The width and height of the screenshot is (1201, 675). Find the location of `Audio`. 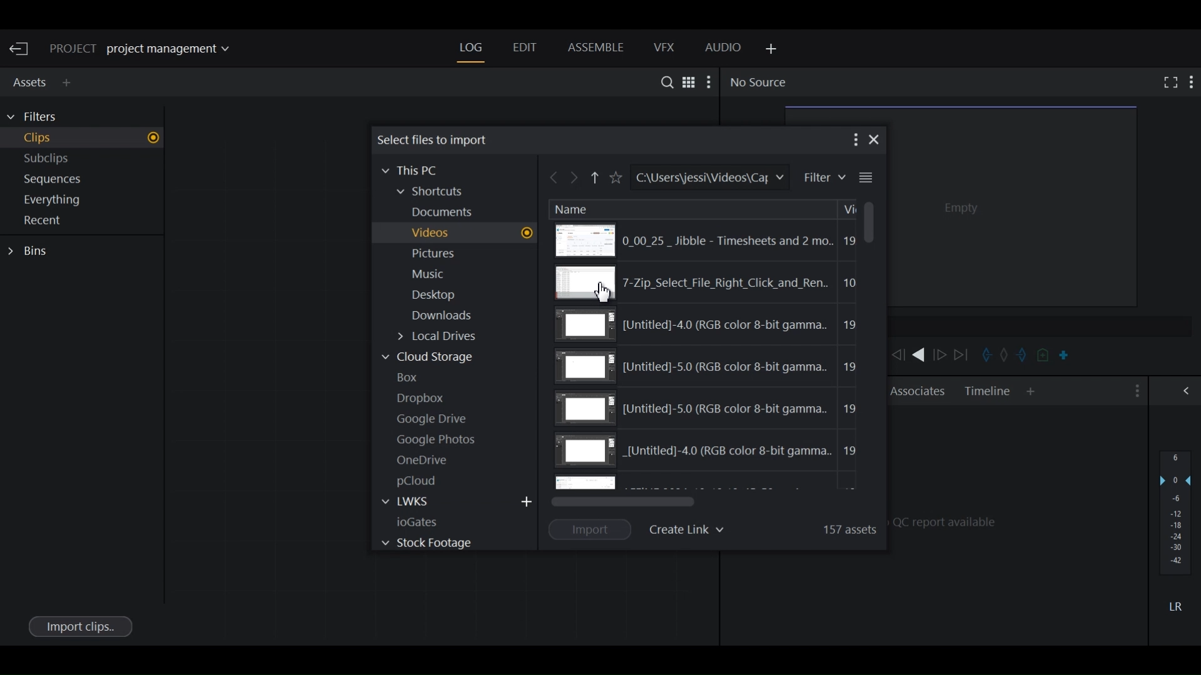

Audio is located at coordinates (724, 49).